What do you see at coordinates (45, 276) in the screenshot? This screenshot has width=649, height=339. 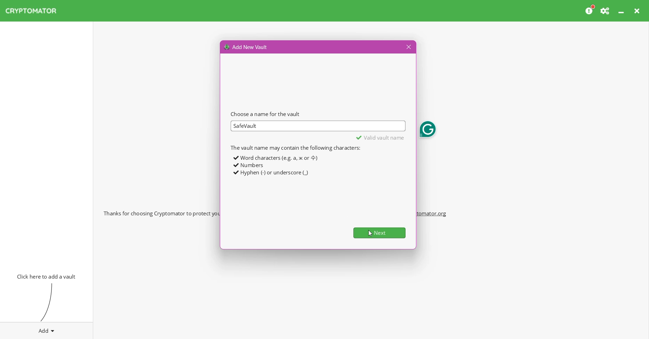 I see `Click here to add vault` at bounding box center [45, 276].